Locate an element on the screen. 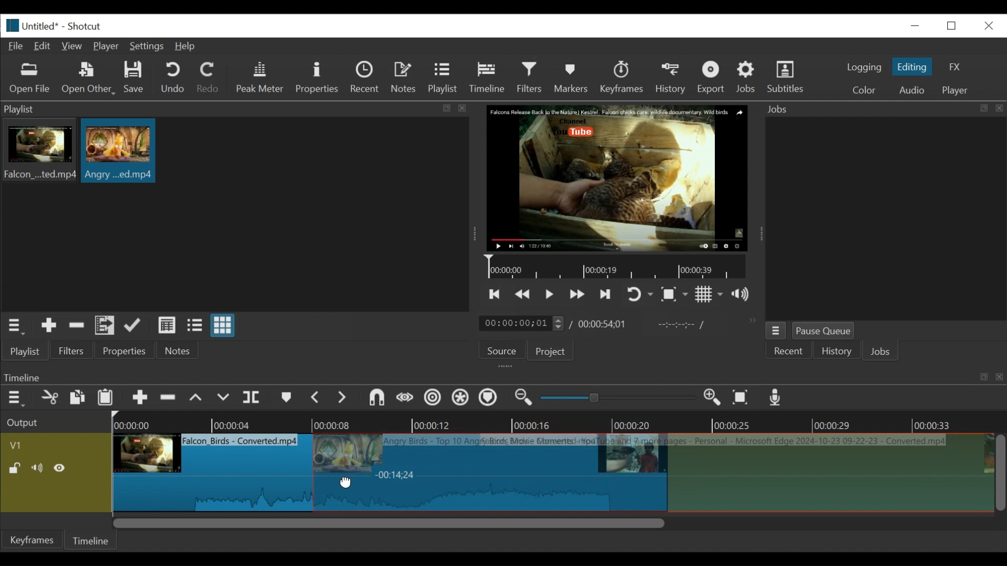 The width and height of the screenshot is (1007, 566). Player is located at coordinates (109, 47).